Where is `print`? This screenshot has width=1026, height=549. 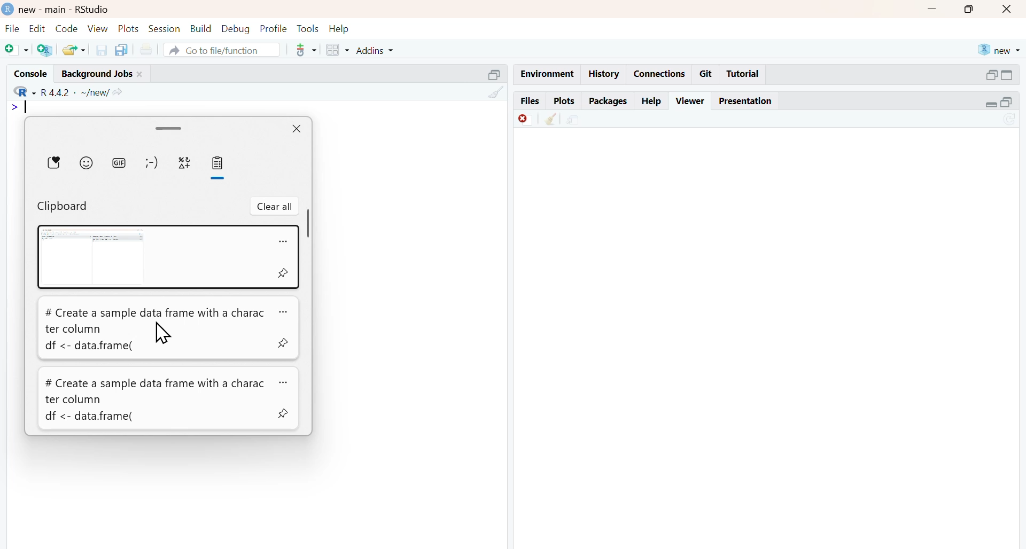 print is located at coordinates (146, 51).